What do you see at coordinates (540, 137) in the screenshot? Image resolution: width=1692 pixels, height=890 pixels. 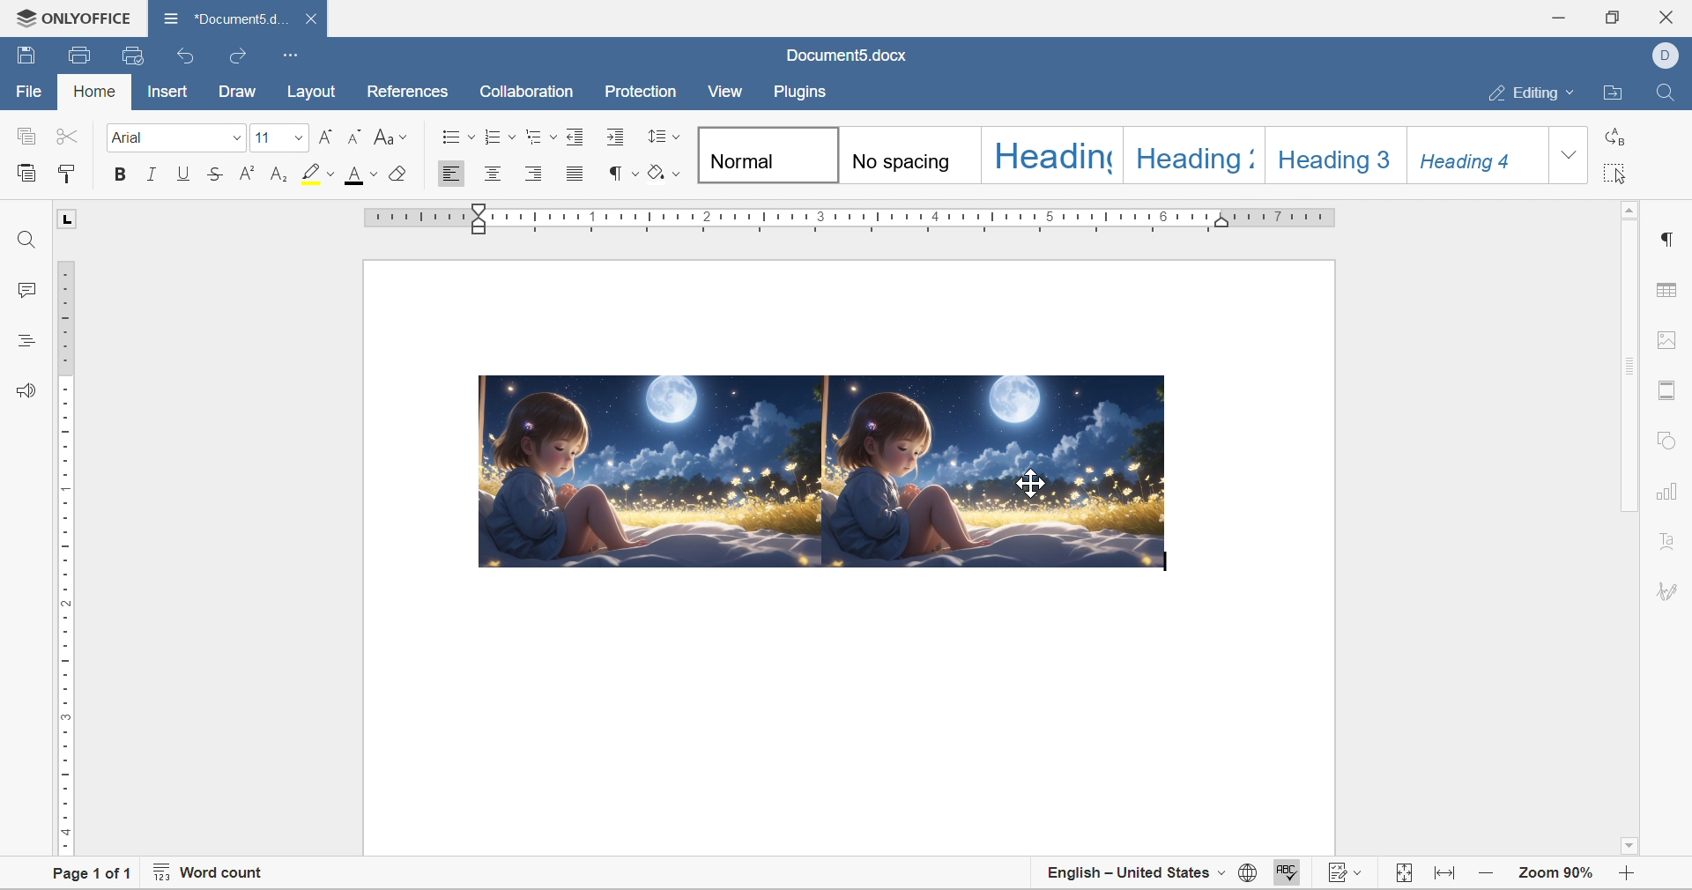 I see `multilevel list` at bounding box center [540, 137].